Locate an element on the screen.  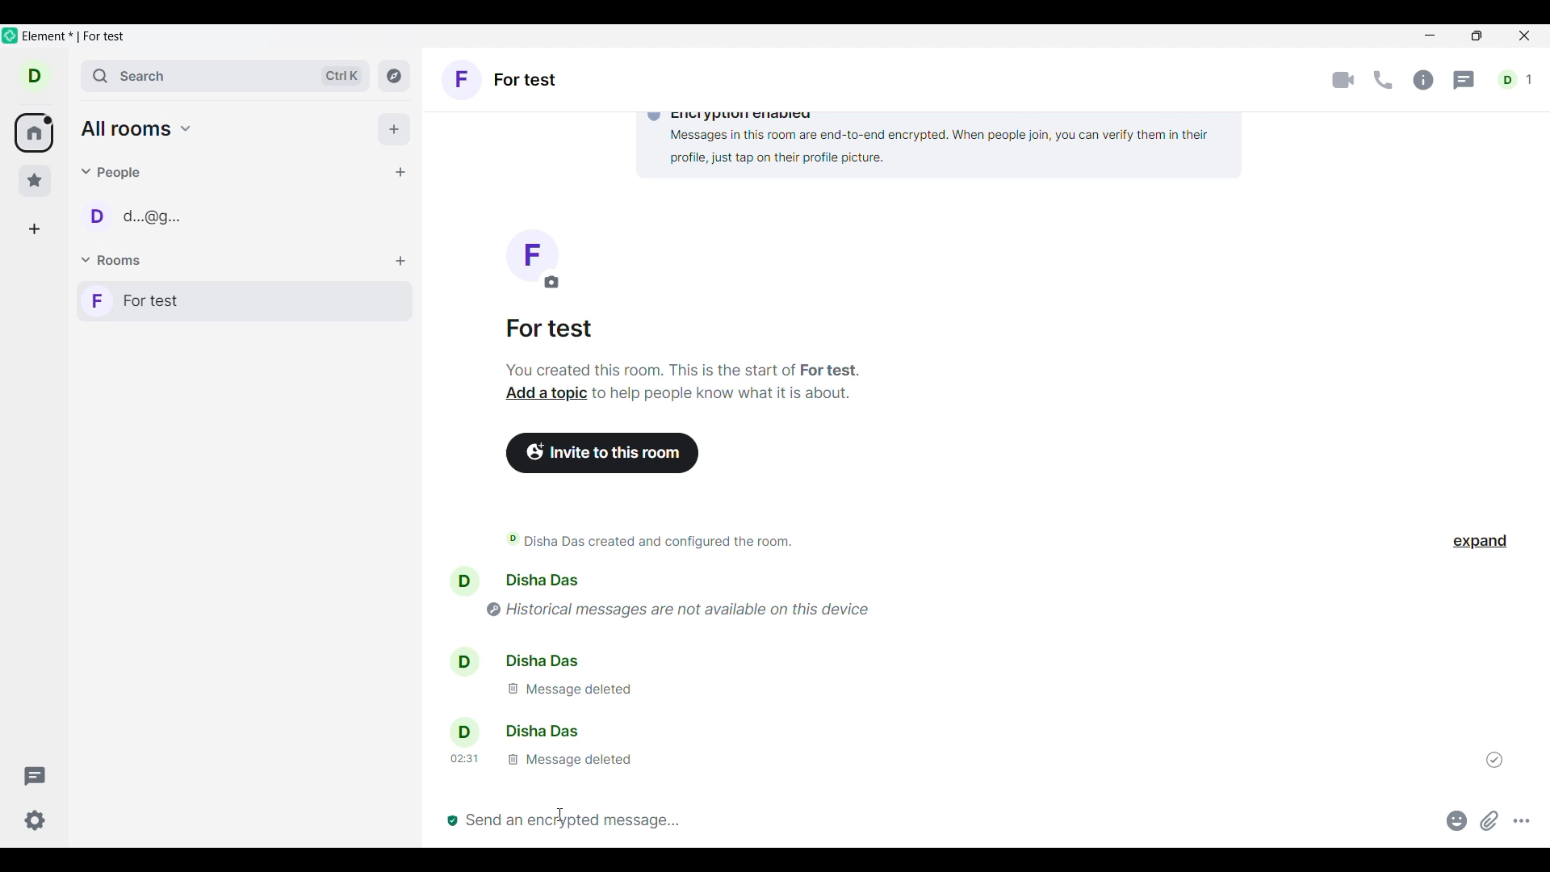
F Fortest is located at coordinates (508, 82).